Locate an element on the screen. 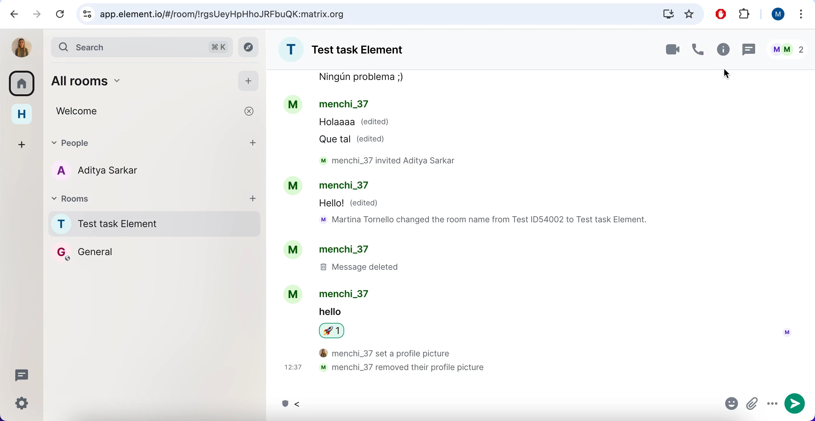 The image size is (815, 421). ad block is located at coordinates (719, 14).